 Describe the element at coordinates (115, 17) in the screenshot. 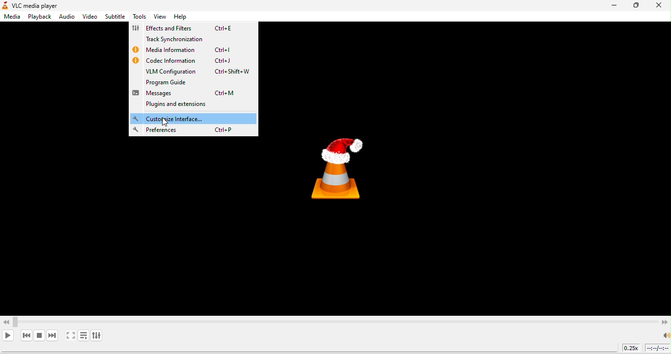

I see `subtitle` at that location.